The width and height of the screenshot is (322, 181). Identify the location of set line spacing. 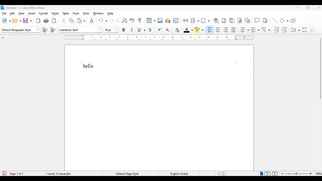
(295, 30).